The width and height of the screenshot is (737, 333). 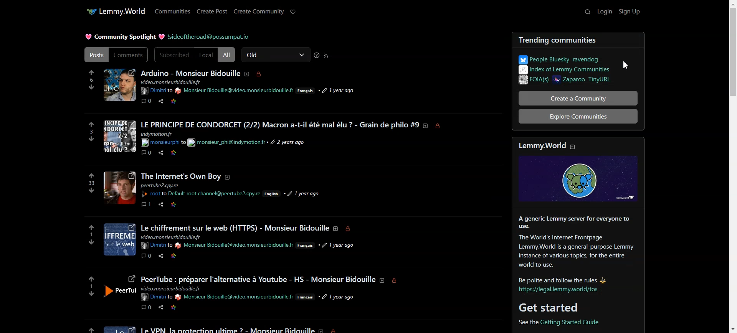 I want to click on image, so click(x=119, y=328).